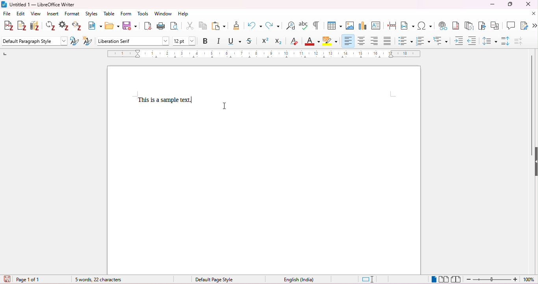 The width and height of the screenshot is (538, 284). What do you see at coordinates (304, 25) in the screenshot?
I see `spelling` at bounding box center [304, 25].